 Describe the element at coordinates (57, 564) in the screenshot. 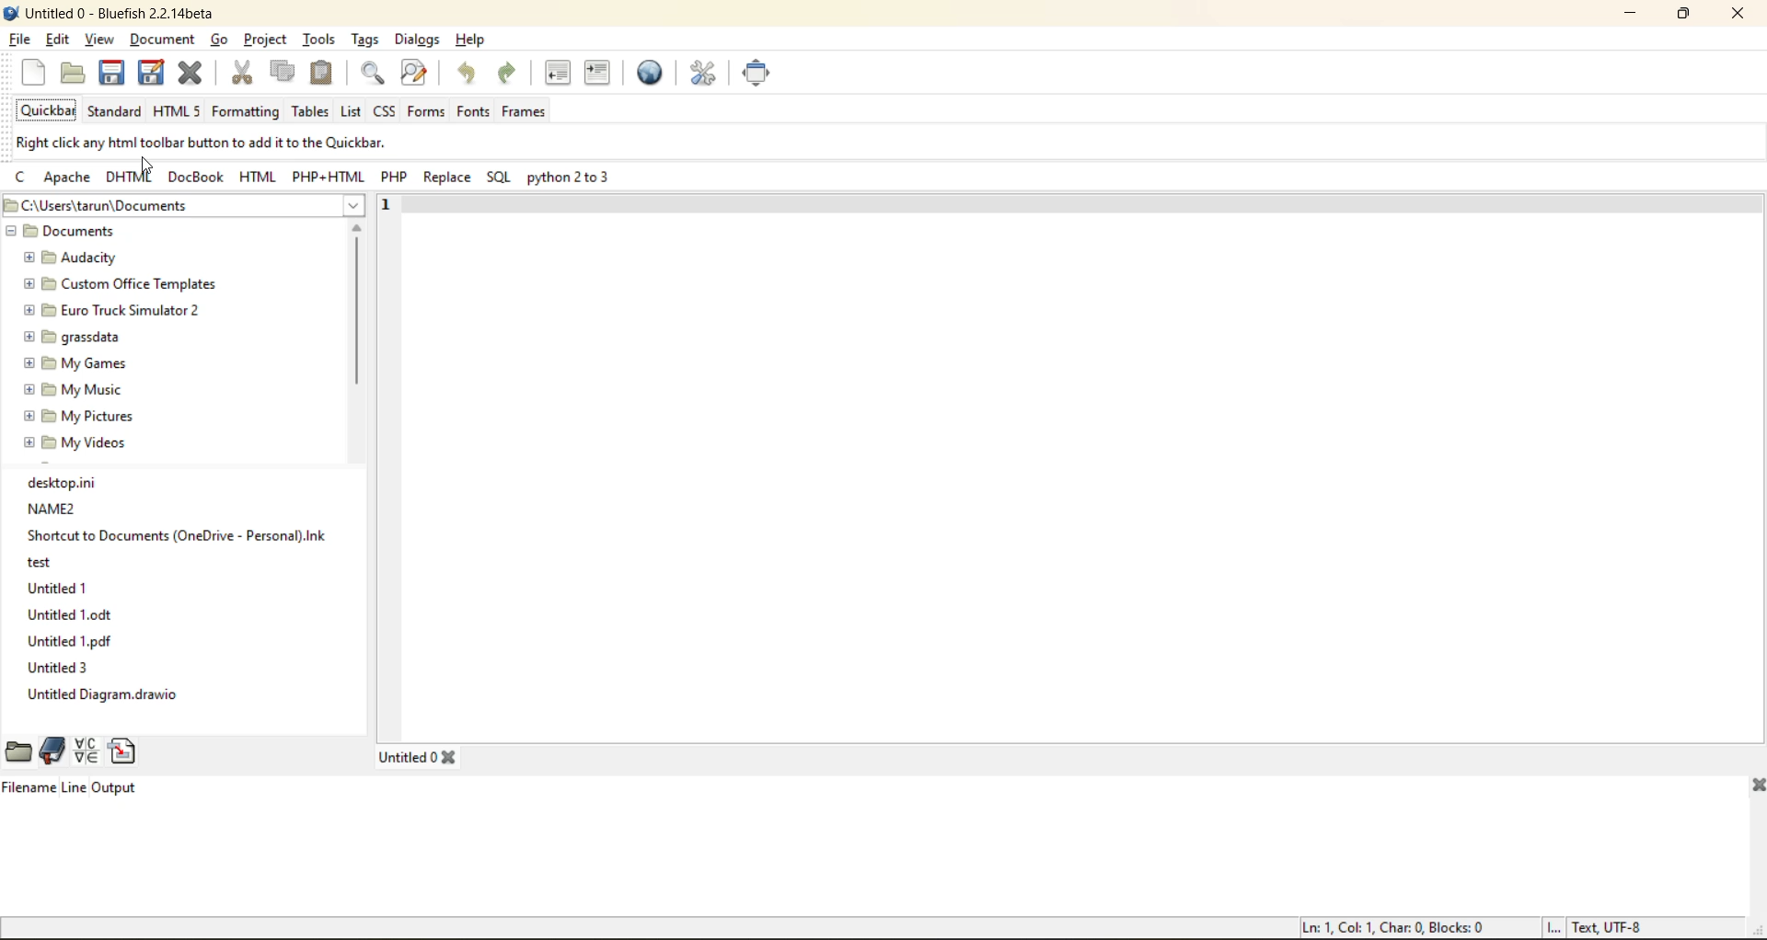

I see `ory` at that location.